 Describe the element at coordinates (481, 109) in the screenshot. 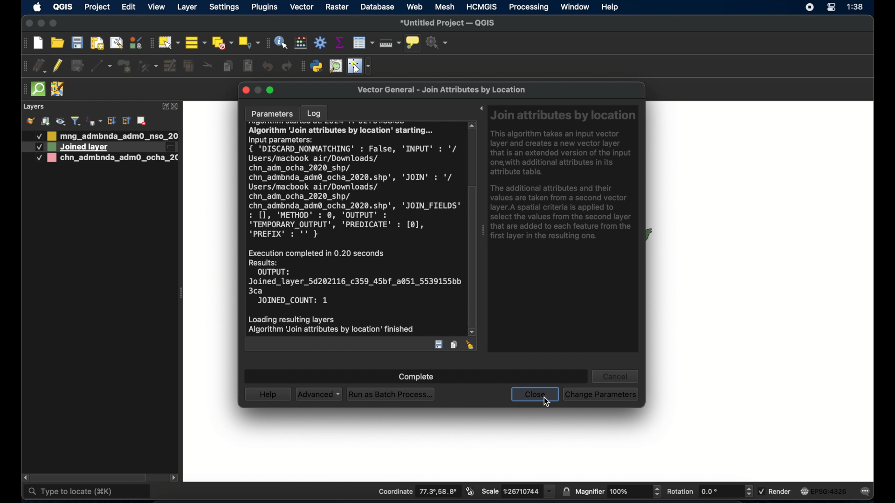

I see `expand` at that location.